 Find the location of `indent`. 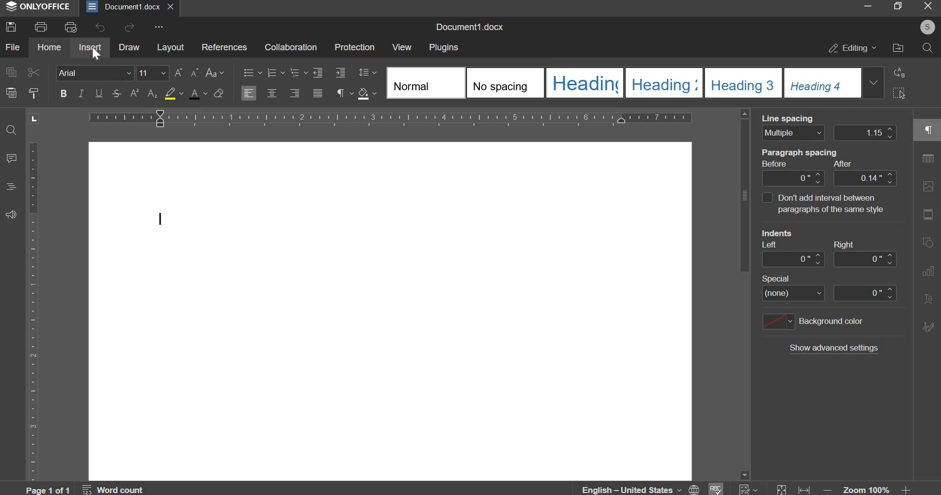

indent is located at coordinates (828, 258).